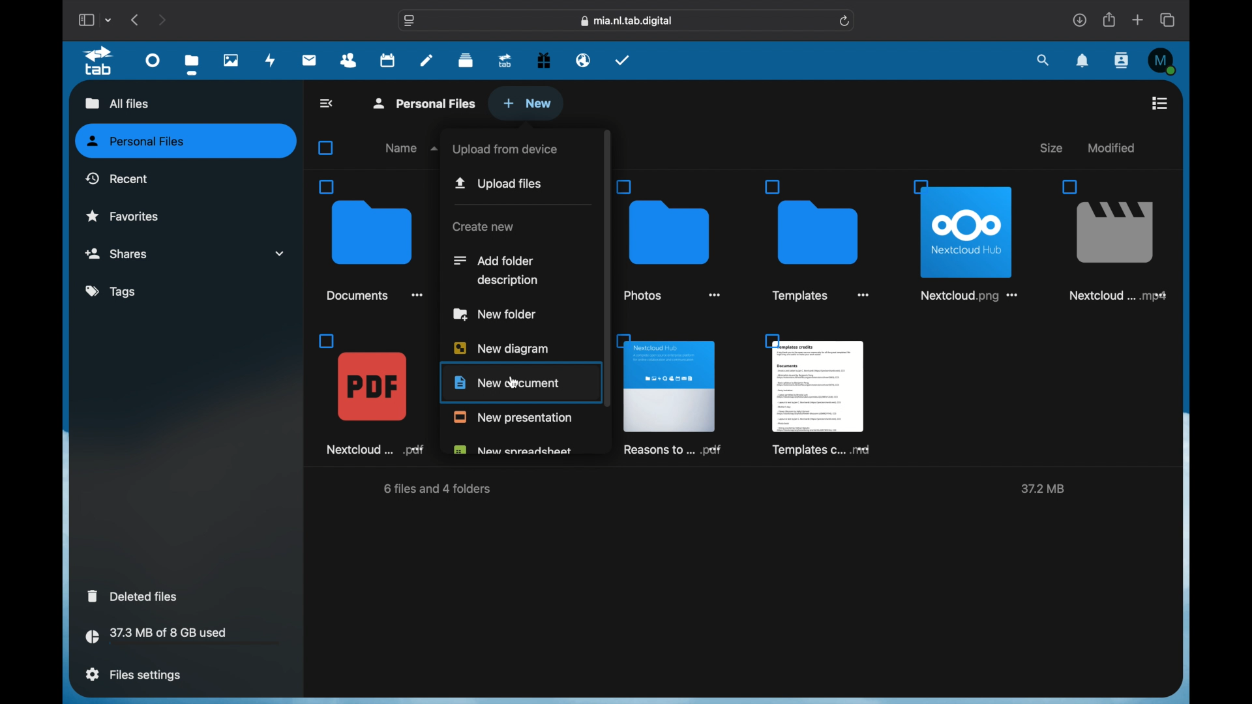  Describe the element at coordinates (672, 394) in the screenshot. I see `file` at that location.